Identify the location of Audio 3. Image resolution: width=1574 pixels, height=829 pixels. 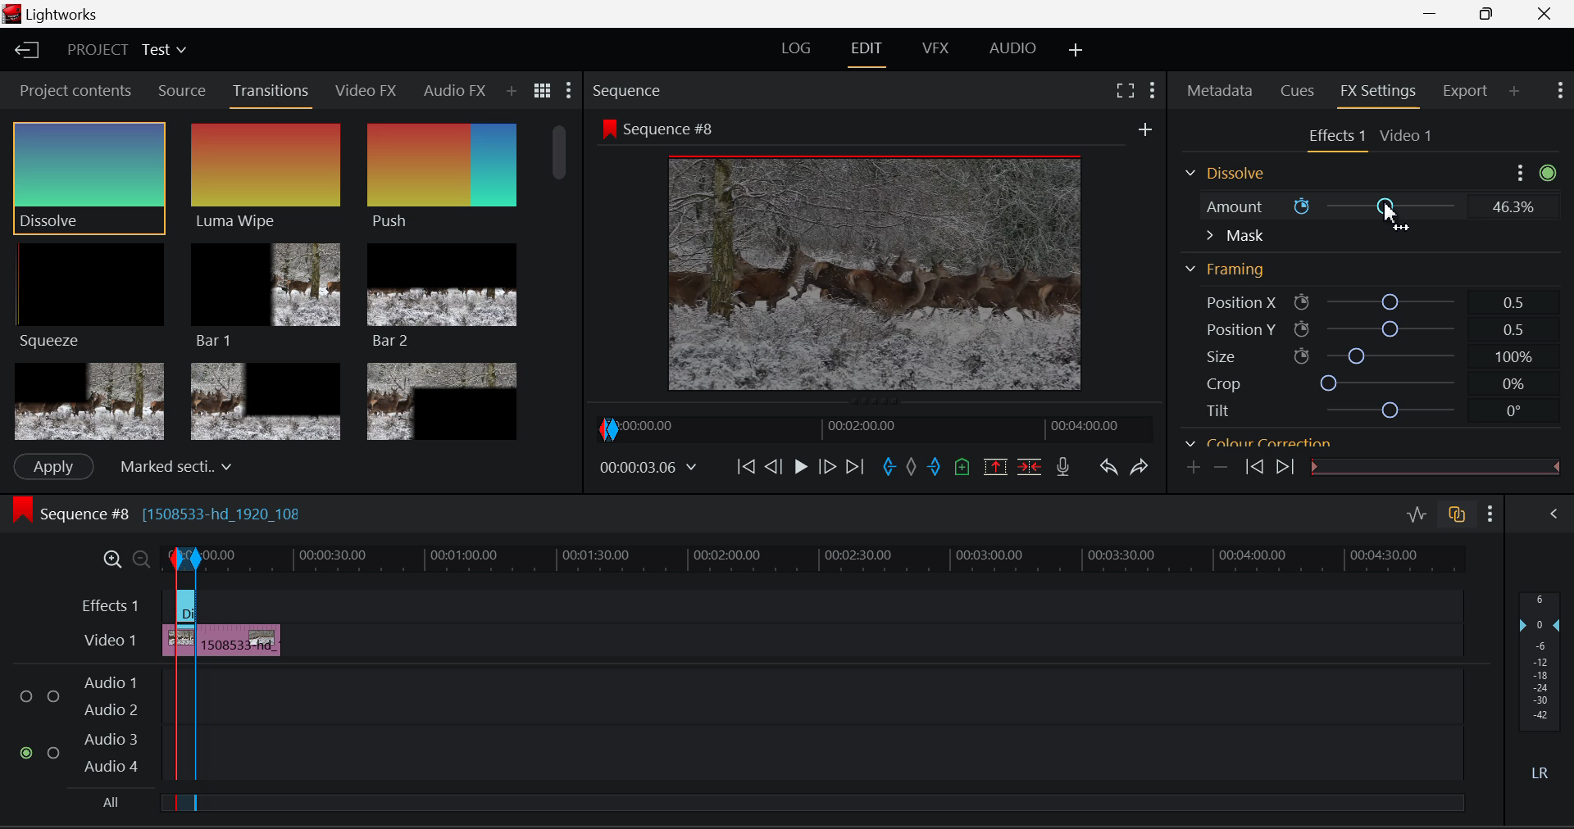
(109, 738).